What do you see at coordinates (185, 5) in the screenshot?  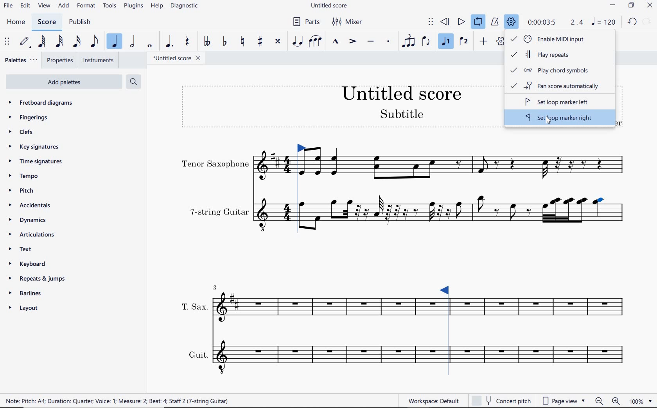 I see `DIAGNOSTIC` at bounding box center [185, 5].